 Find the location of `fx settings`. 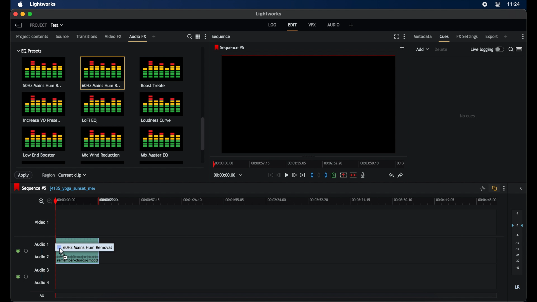

fx settings is located at coordinates (467, 37).